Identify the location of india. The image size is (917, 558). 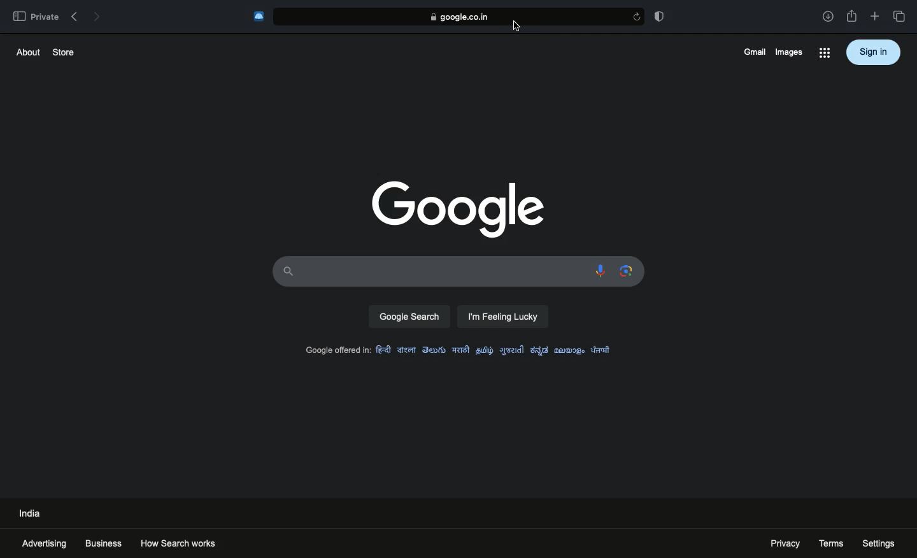
(31, 512).